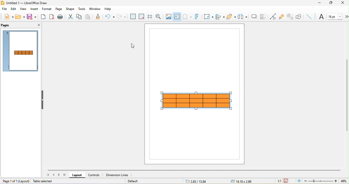 This screenshot has width=349, height=184. Describe the element at coordinates (13, 9) in the screenshot. I see `edit` at that location.